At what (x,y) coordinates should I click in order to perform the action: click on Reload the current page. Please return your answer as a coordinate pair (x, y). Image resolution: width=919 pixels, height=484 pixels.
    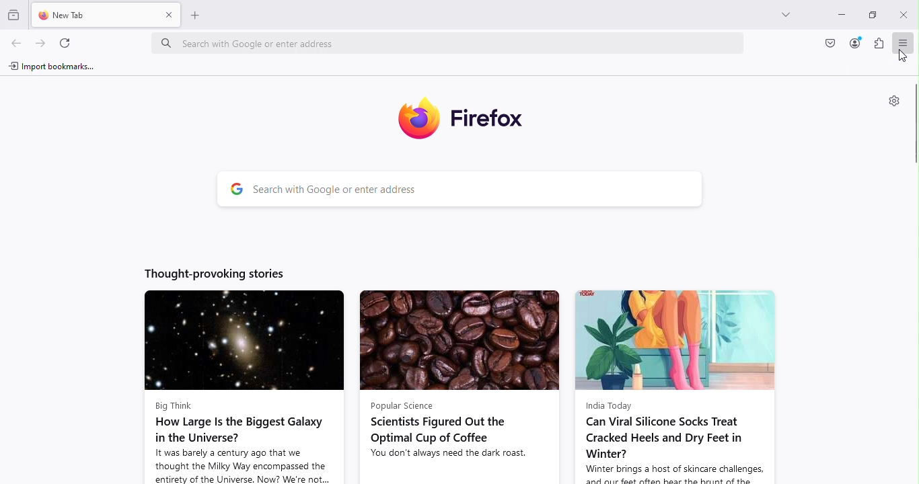
    Looking at the image, I should click on (63, 42).